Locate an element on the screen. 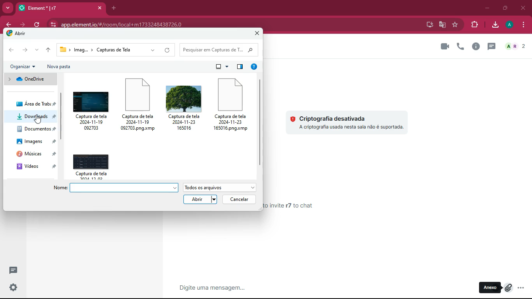 The height and width of the screenshot is (299, 532). organizar is located at coordinates (23, 67).